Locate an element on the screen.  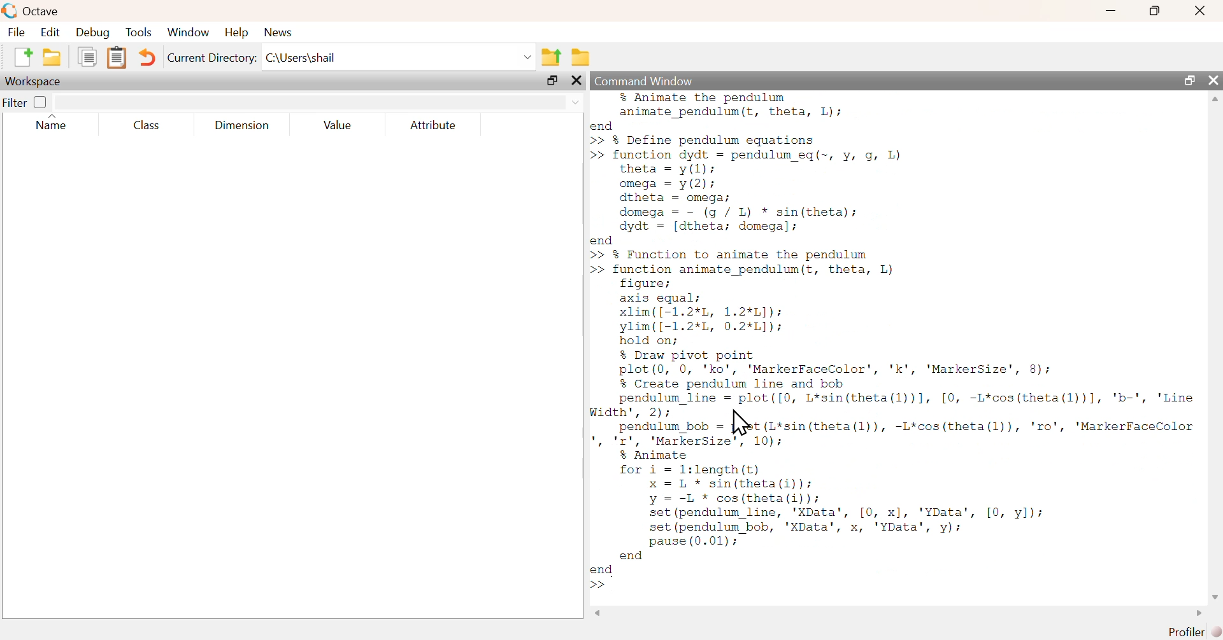
New Line is located at coordinates (597, 585).